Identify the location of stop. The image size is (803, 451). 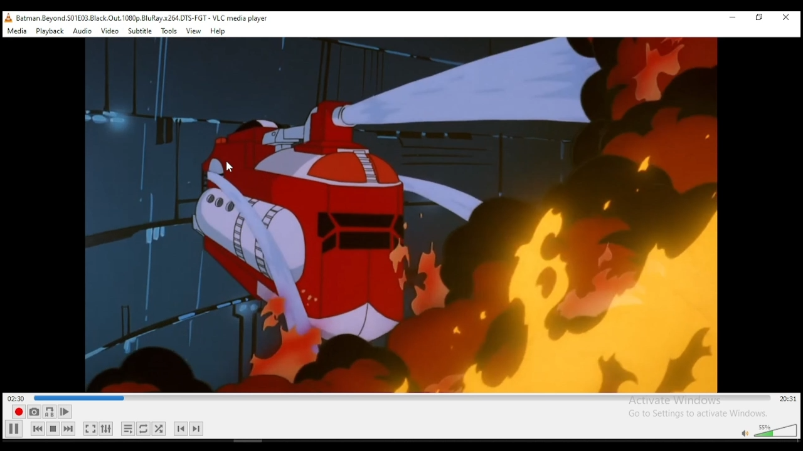
(52, 429).